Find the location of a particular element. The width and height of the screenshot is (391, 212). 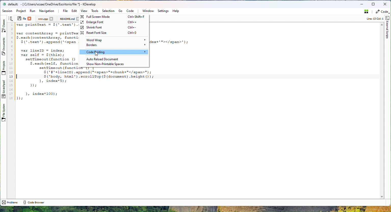

Code Folding is located at coordinates (114, 52).